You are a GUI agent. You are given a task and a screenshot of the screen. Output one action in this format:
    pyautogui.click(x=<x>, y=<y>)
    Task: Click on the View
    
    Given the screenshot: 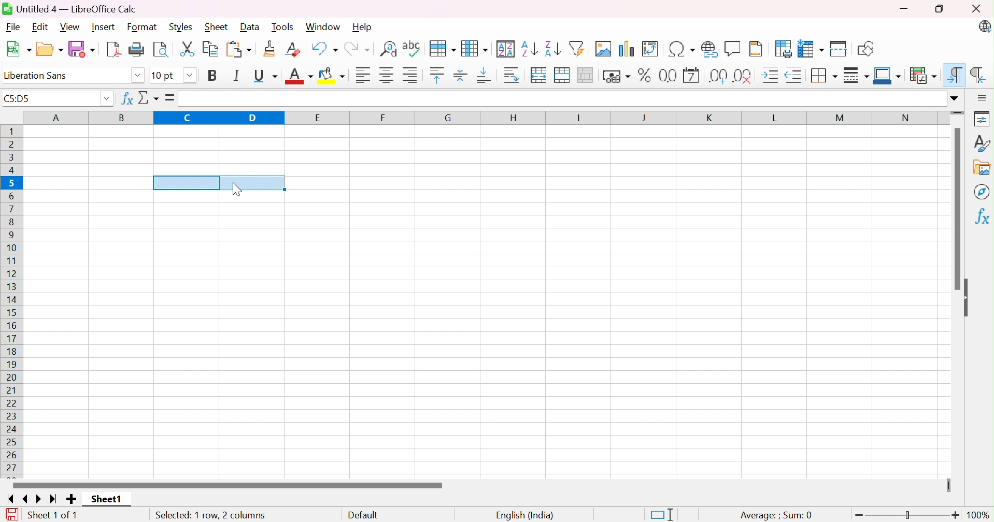 What is the action you would take?
    pyautogui.click(x=73, y=27)
    